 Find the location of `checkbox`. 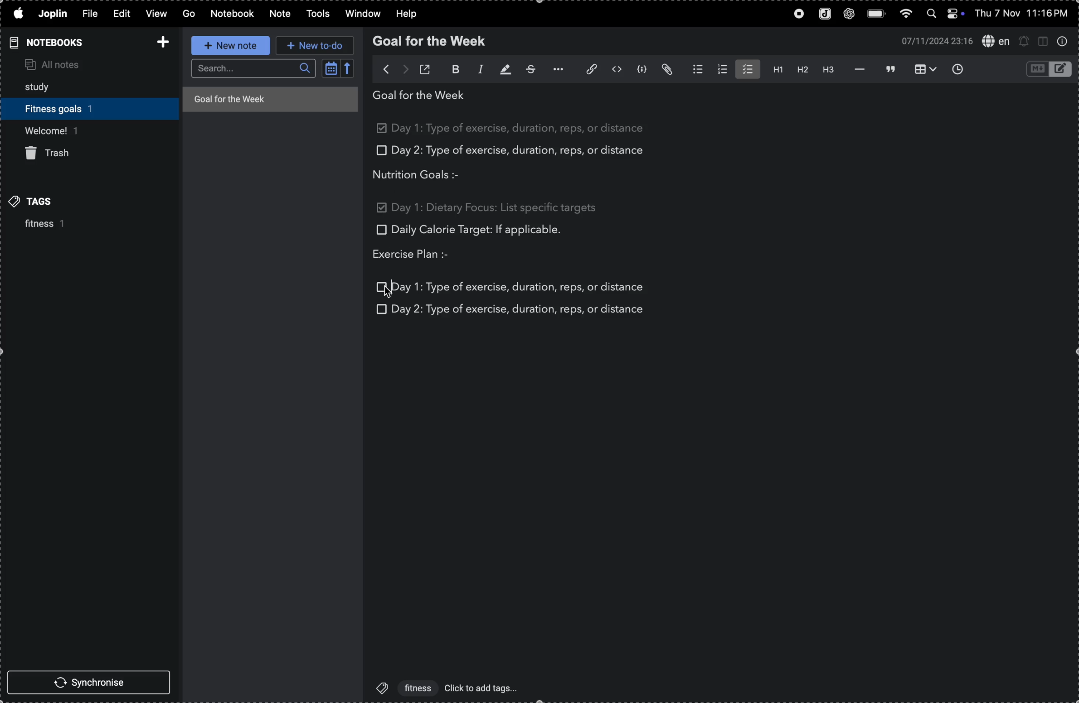

checkbox is located at coordinates (381, 211).